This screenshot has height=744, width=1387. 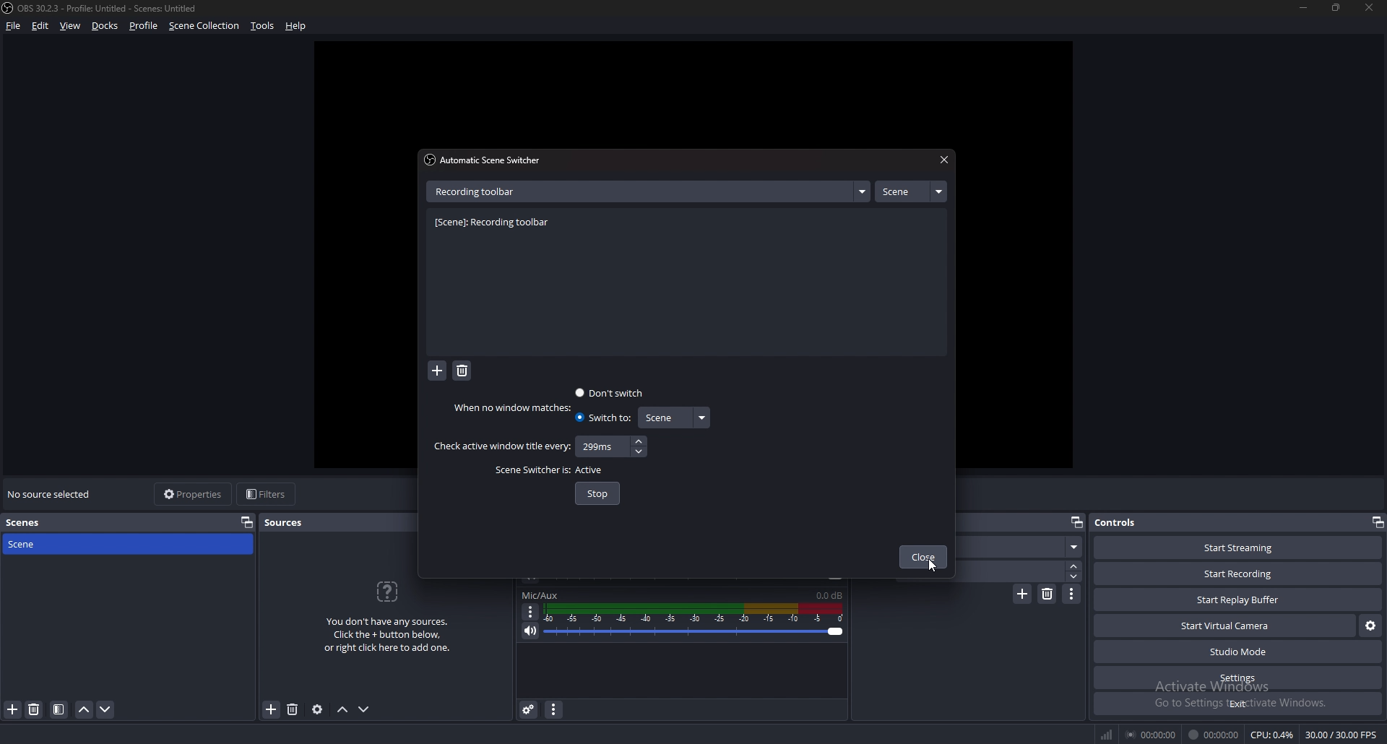 What do you see at coordinates (693, 622) in the screenshot?
I see `volume adjust` at bounding box center [693, 622].